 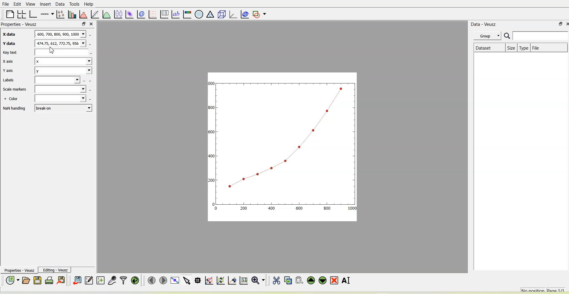 I want to click on Help, so click(x=89, y=4).